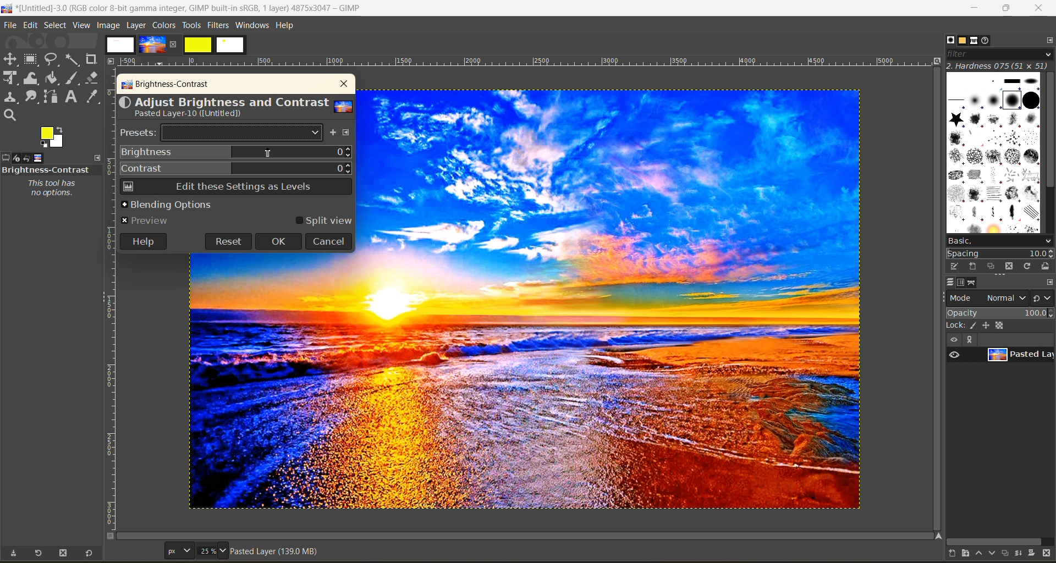 The image size is (1056, 563). I want to click on configure this tab, so click(1049, 283).